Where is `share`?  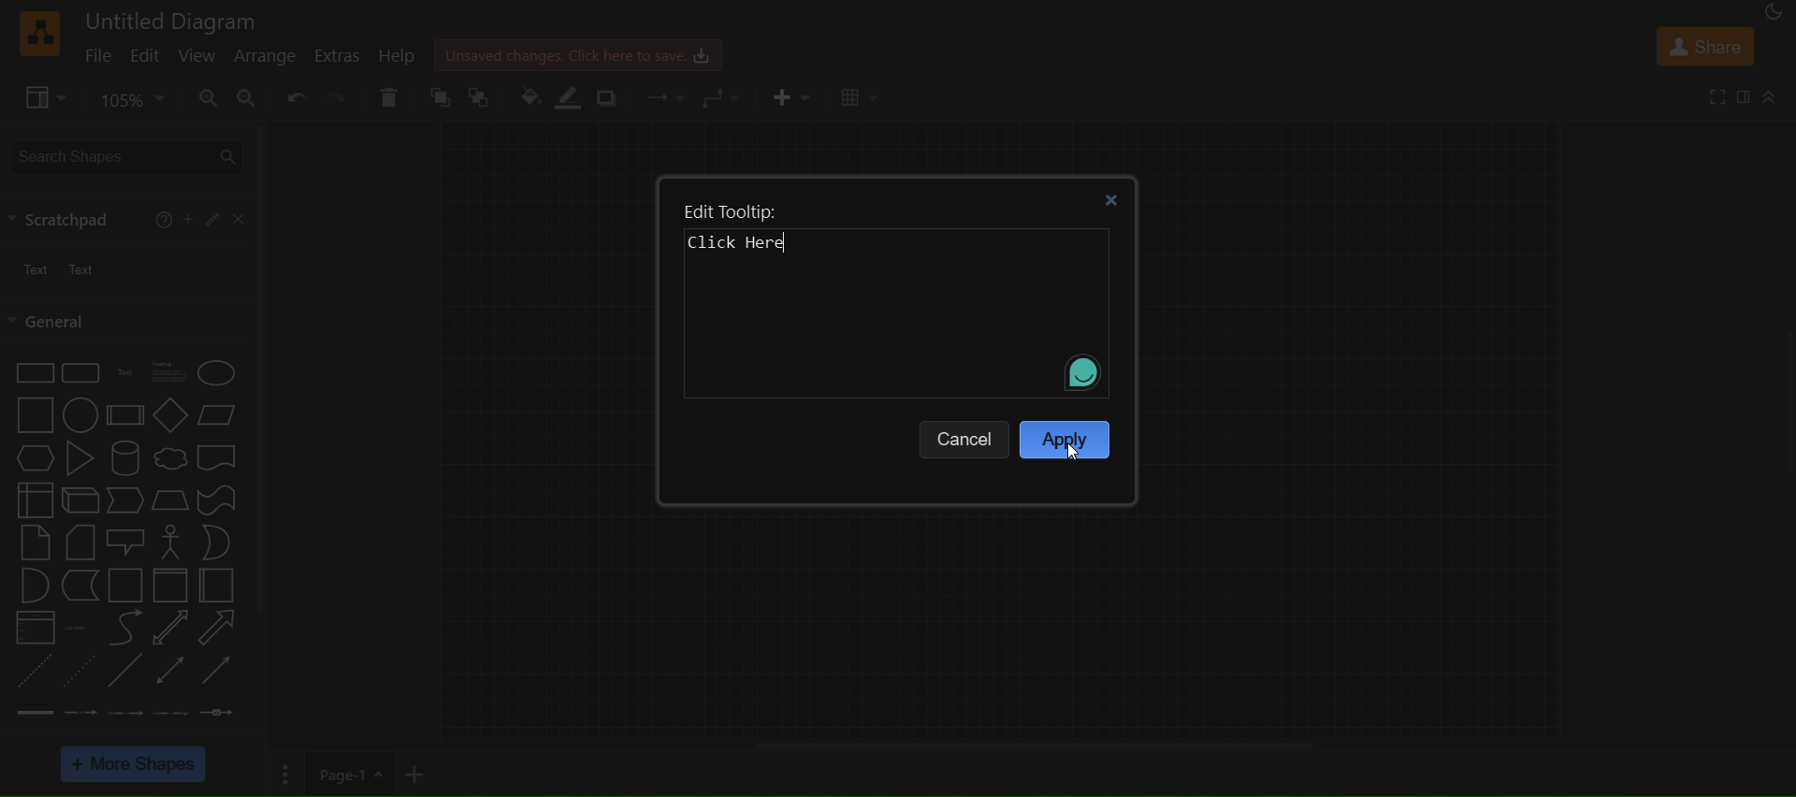 share is located at coordinates (1702, 45).